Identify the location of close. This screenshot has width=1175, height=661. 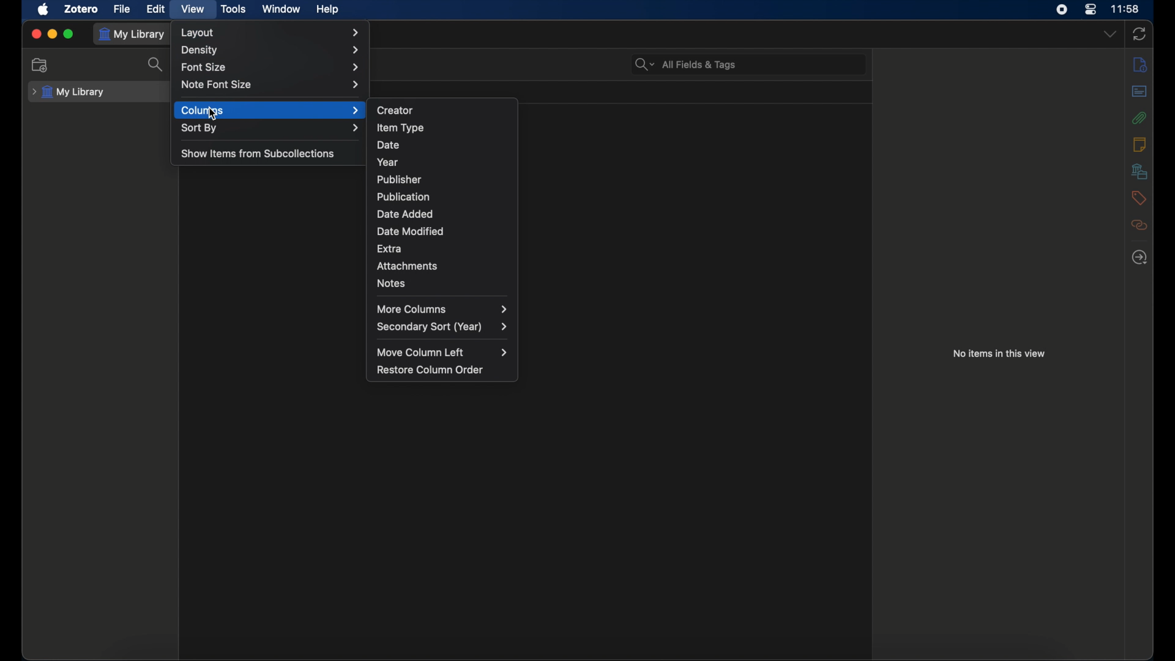
(35, 34).